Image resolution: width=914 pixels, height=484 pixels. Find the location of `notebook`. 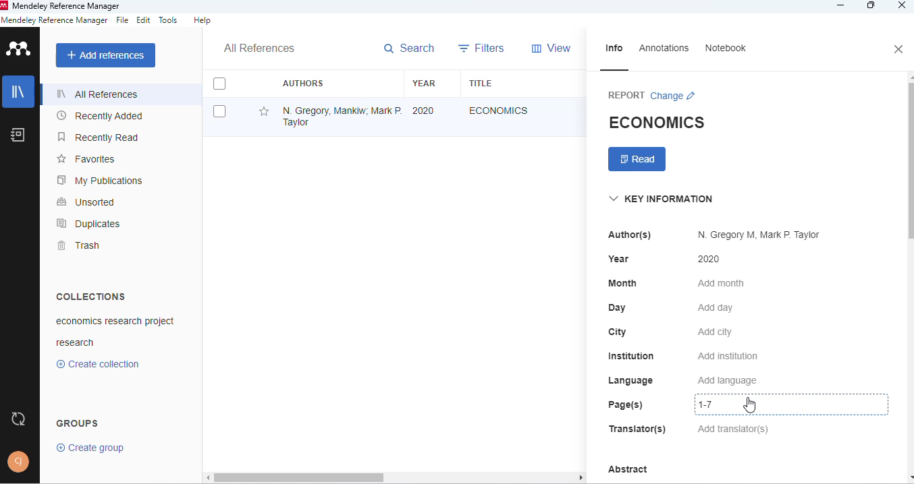

notebook is located at coordinates (17, 135).